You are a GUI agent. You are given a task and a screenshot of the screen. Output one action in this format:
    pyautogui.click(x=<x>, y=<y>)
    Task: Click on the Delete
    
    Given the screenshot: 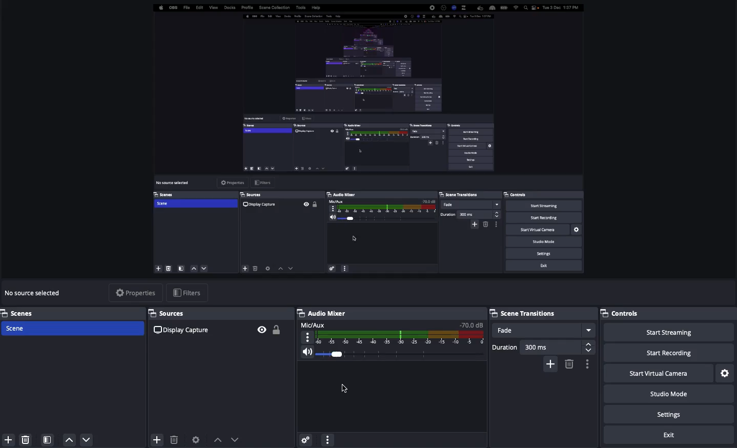 What is the action you would take?
    pyautogui.click(x=26, y=438)
    